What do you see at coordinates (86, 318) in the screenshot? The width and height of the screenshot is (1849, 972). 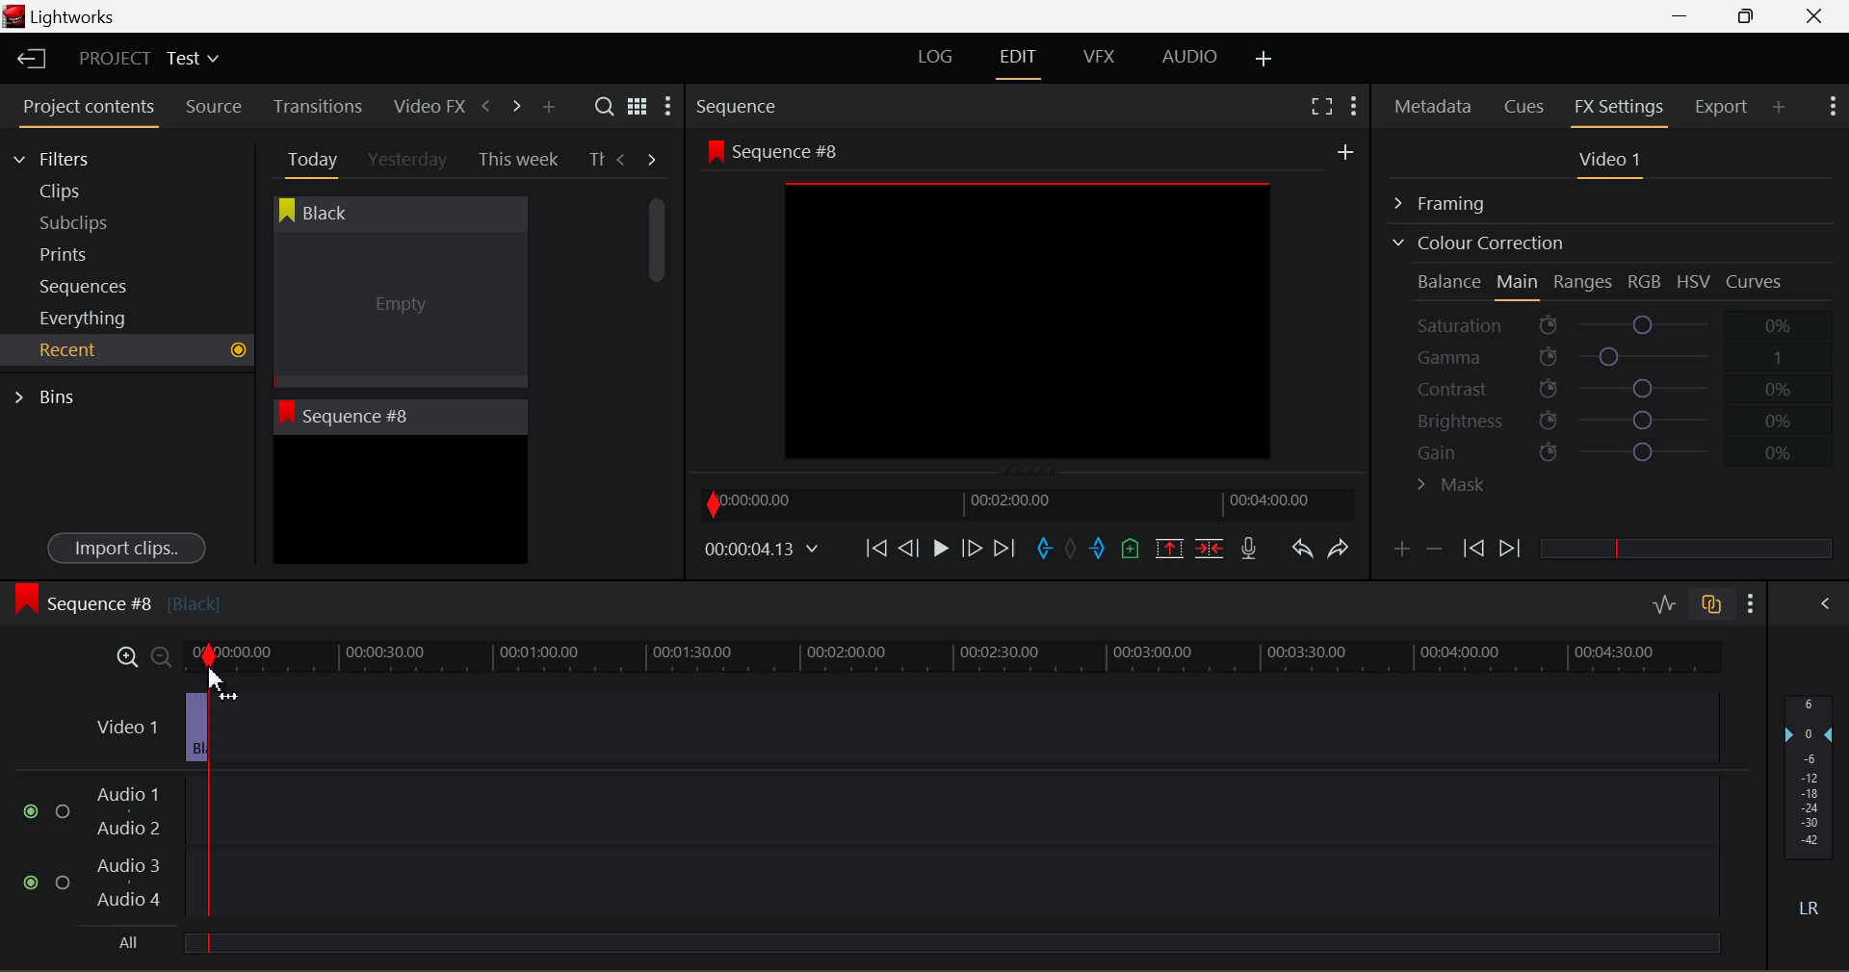 I see `Everything` at bounding box center [86, 318].